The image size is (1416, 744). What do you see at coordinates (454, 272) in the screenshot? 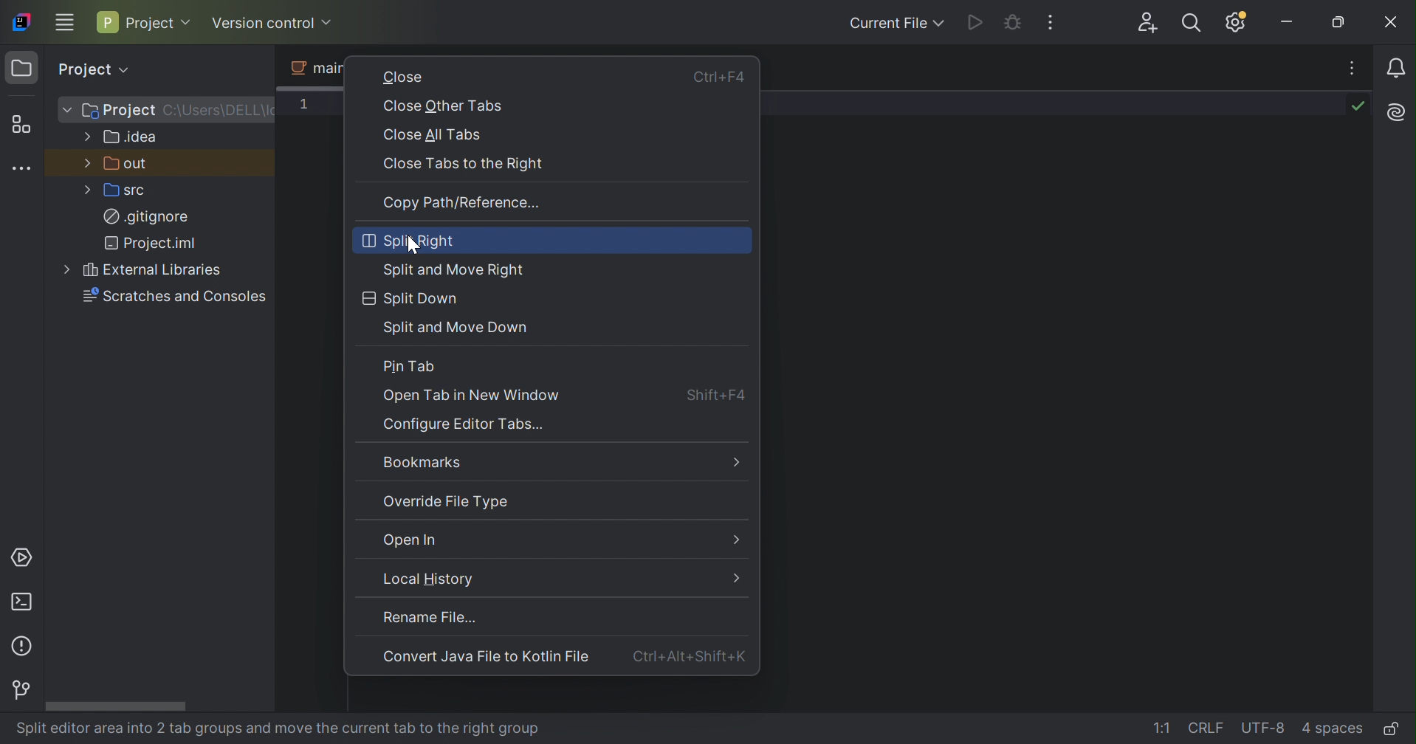
I see `Split and more right` at bounding box center [454, 272].